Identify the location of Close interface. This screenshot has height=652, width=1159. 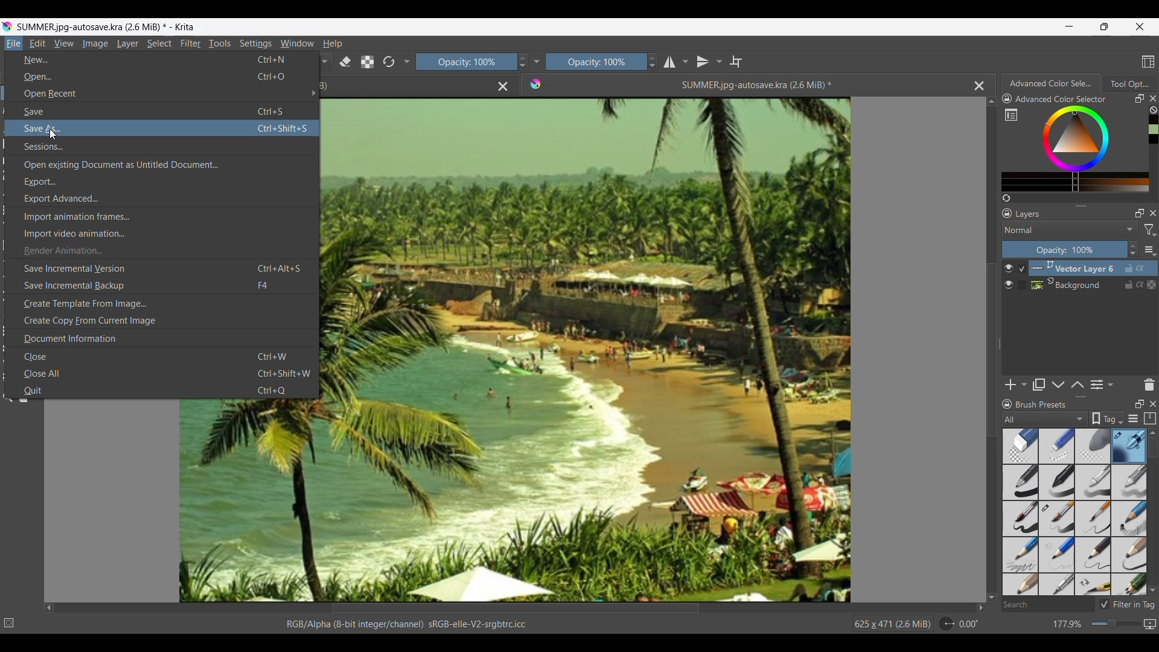
(1140, 27).